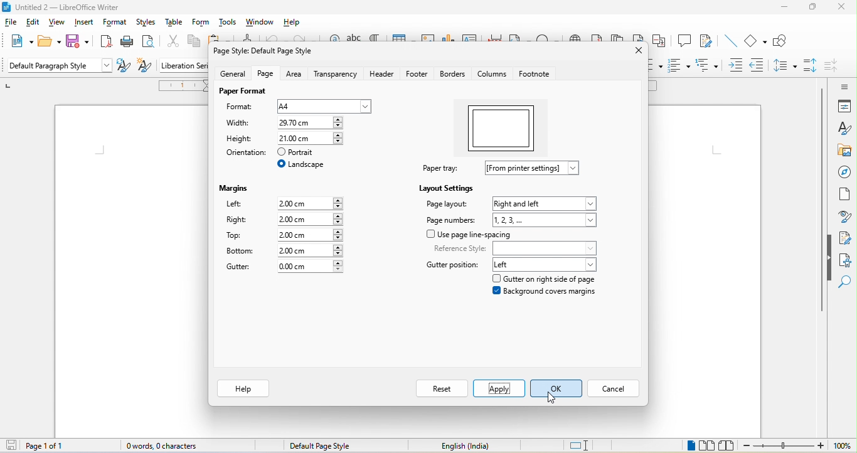 This screenshot has height=453, width=857. Describe the element at coordinates (312, 250) in the screenshot. I see `2.00 cm` at that location.